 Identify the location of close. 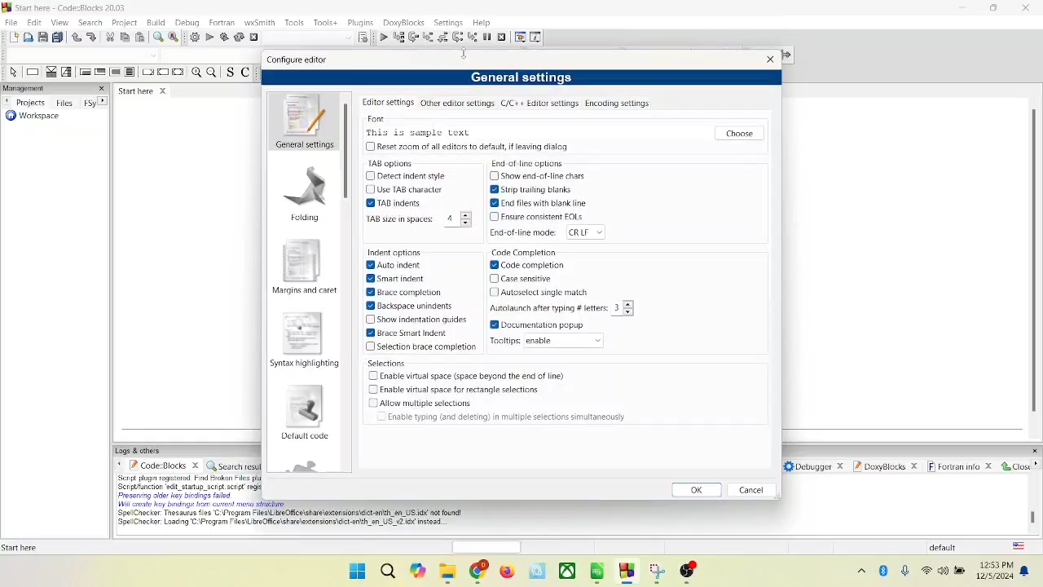
(772, 60).